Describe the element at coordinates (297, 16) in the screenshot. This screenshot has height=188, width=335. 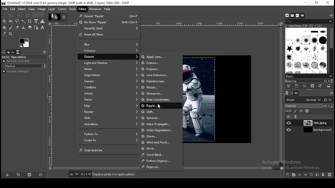
I see `fonts` at that location.